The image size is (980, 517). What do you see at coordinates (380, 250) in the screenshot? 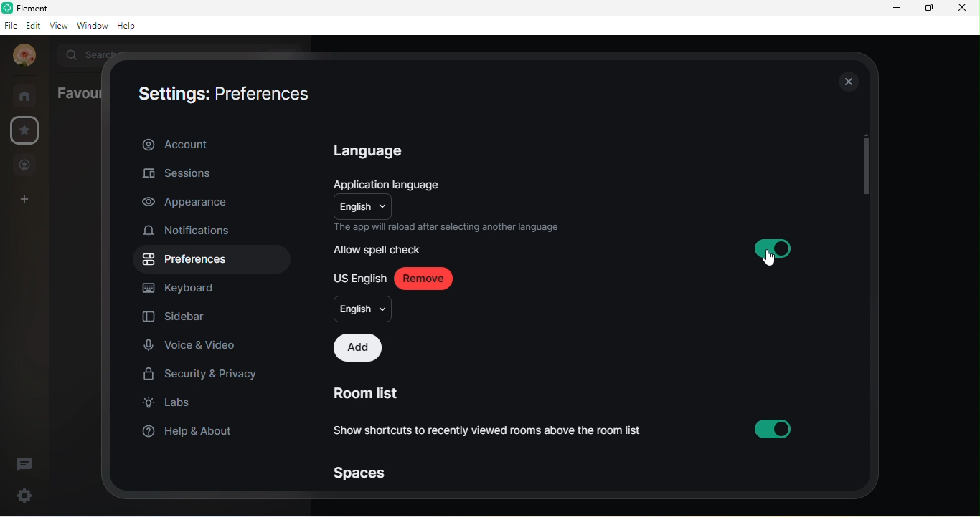
I see `allow spell check` at bounding box center [380, 250].